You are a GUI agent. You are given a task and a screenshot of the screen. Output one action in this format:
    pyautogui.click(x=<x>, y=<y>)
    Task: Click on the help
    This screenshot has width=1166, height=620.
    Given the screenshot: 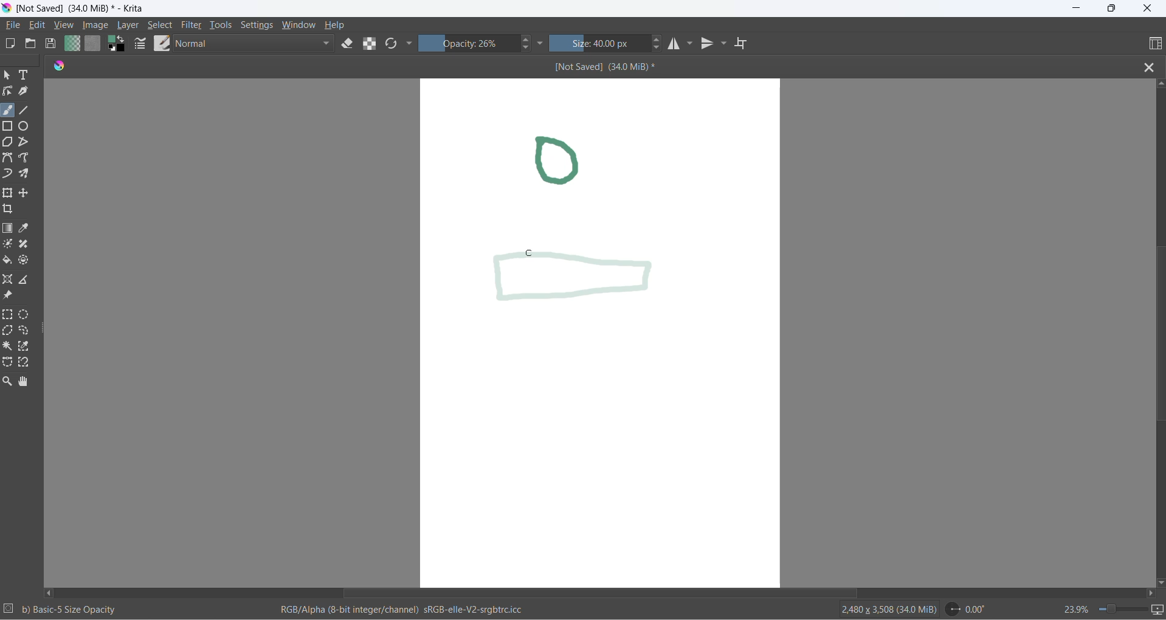 What is the action you would take?
    pyautogui.click(x=337, y=25)
    